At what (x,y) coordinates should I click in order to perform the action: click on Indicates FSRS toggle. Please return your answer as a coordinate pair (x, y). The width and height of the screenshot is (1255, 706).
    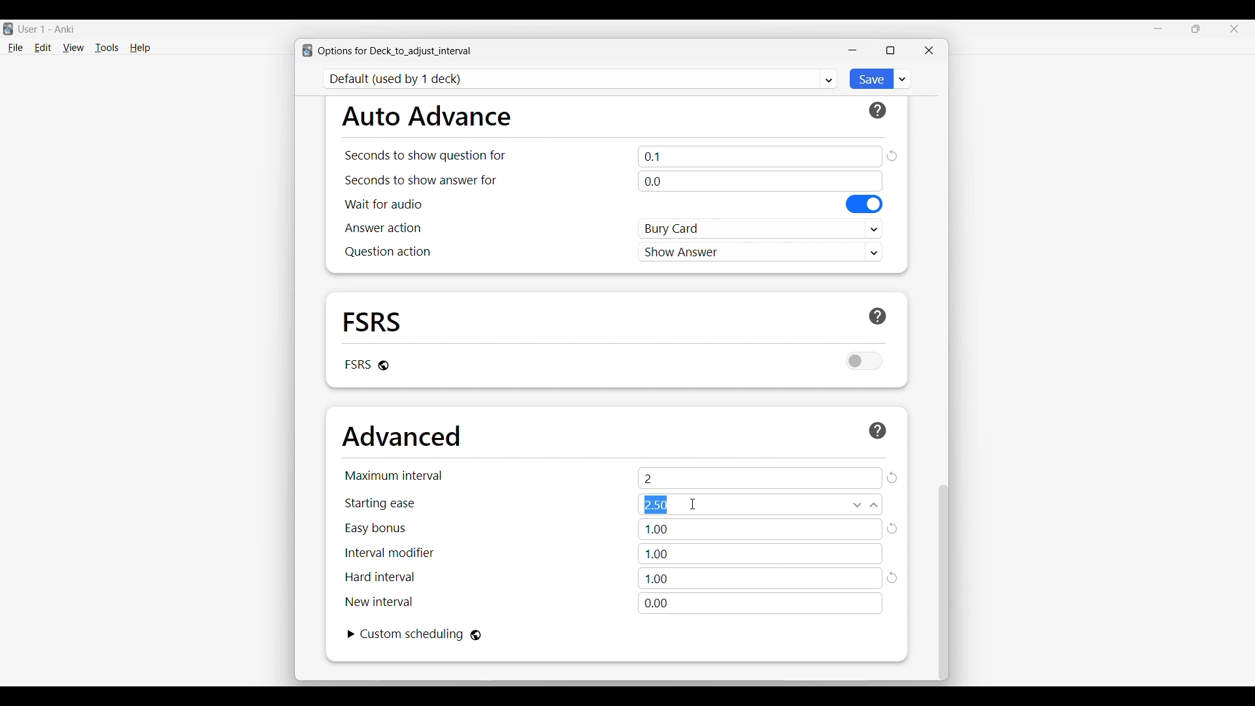
    Looking at the image, I should click on (357, 364).